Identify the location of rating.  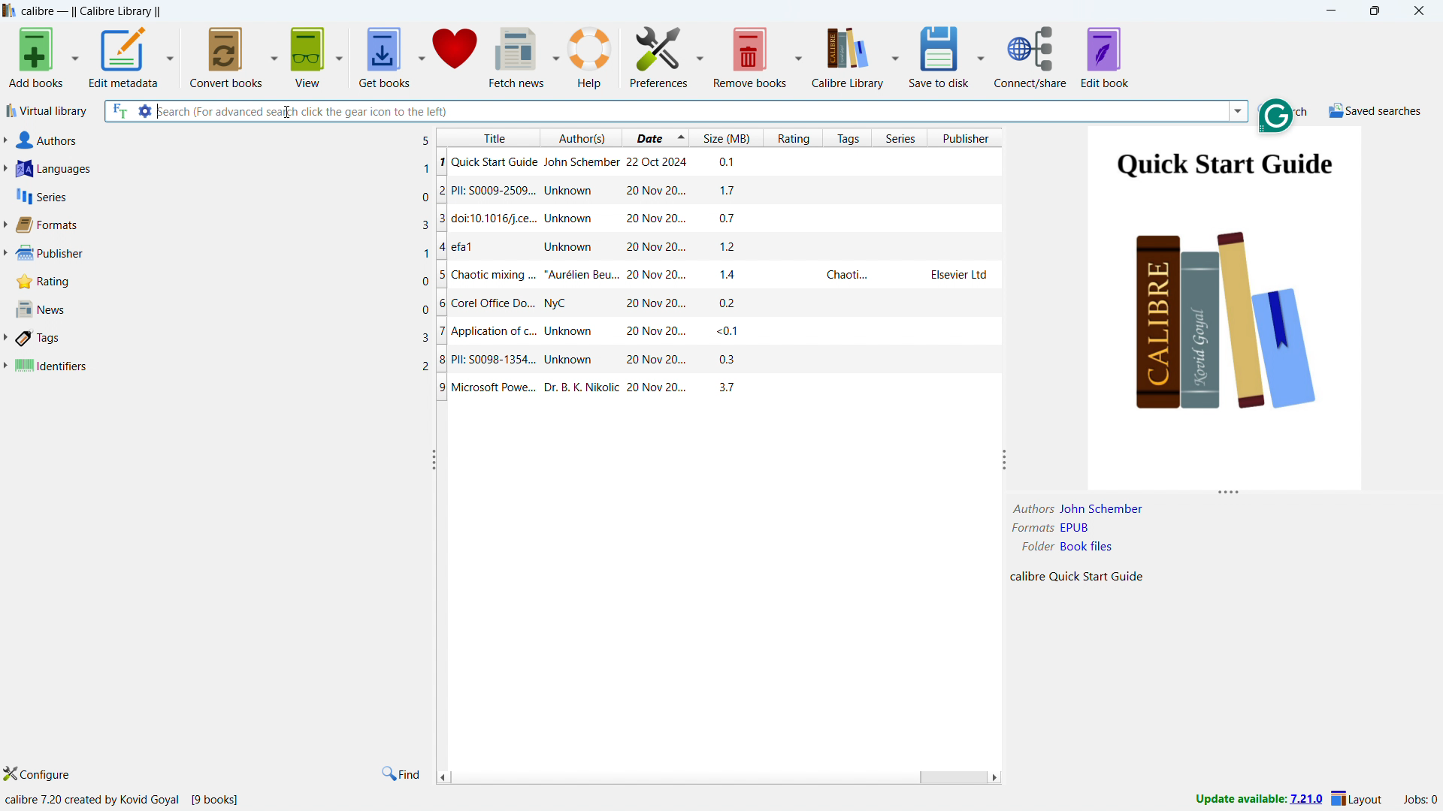
(222, 281).